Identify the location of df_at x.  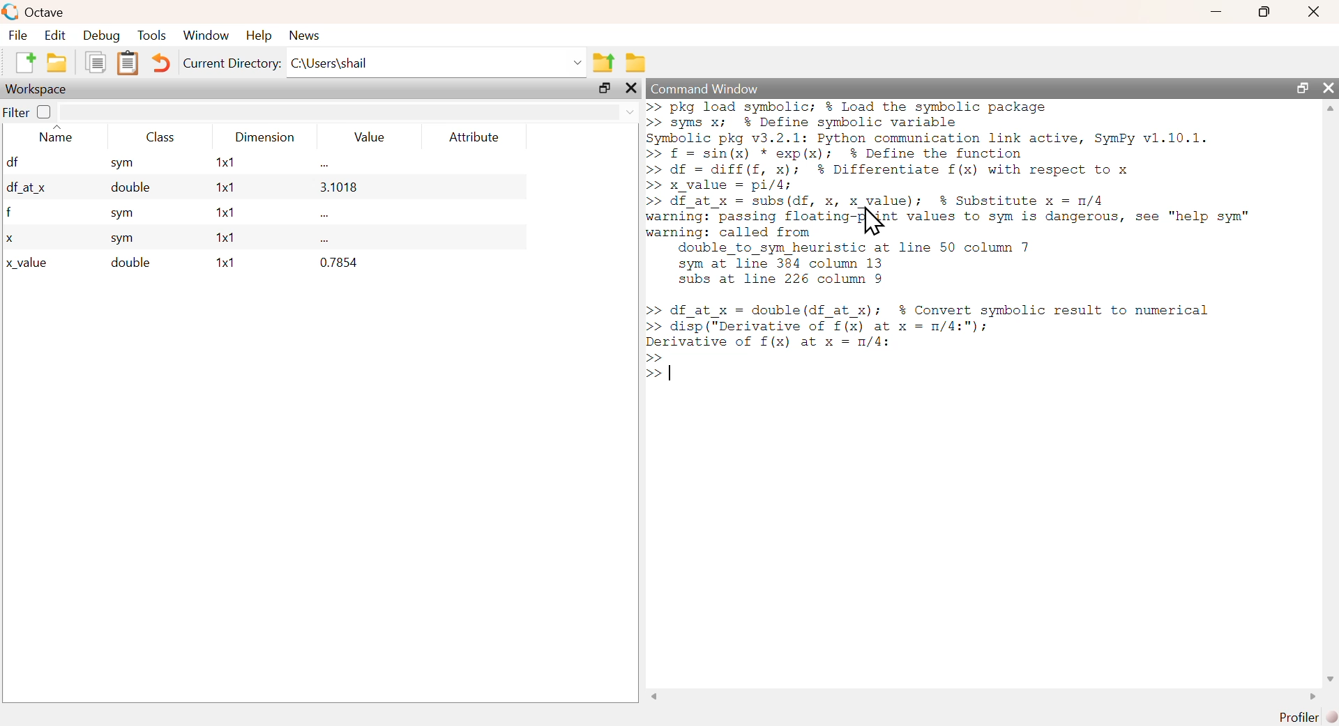
(27, 190).